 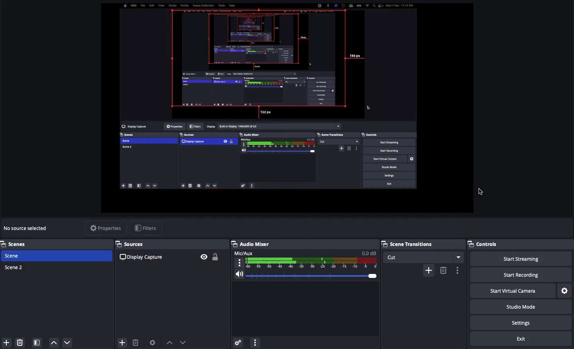 What do you see at coordinates (103, 228) in the screenshot?
I see `Properties` at bounding box center [103, 228].